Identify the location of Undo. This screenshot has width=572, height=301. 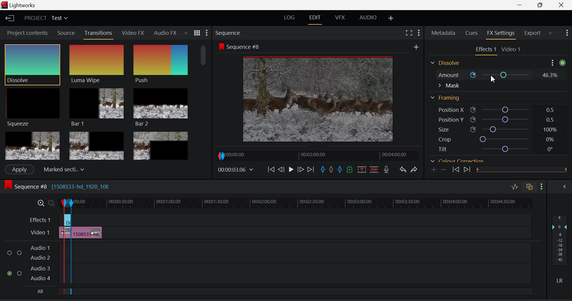
(403, 170).